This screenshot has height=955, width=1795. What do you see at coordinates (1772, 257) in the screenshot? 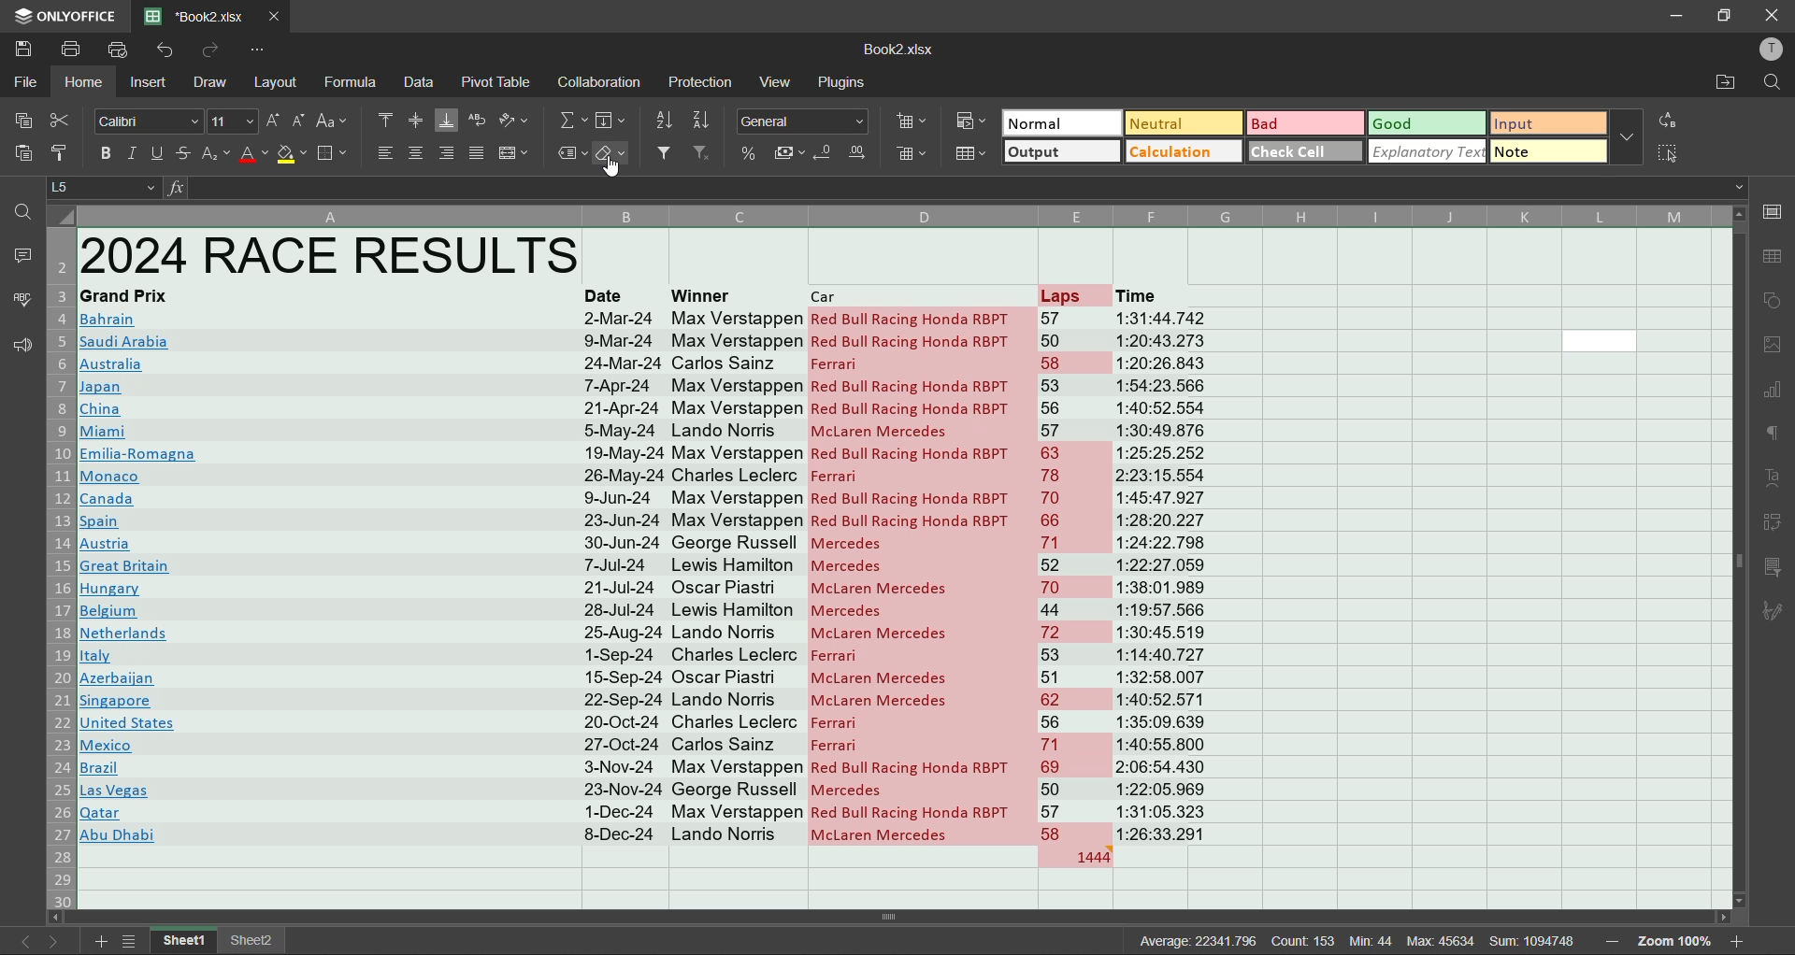
I see `table` at bounding box center [1772, 257].